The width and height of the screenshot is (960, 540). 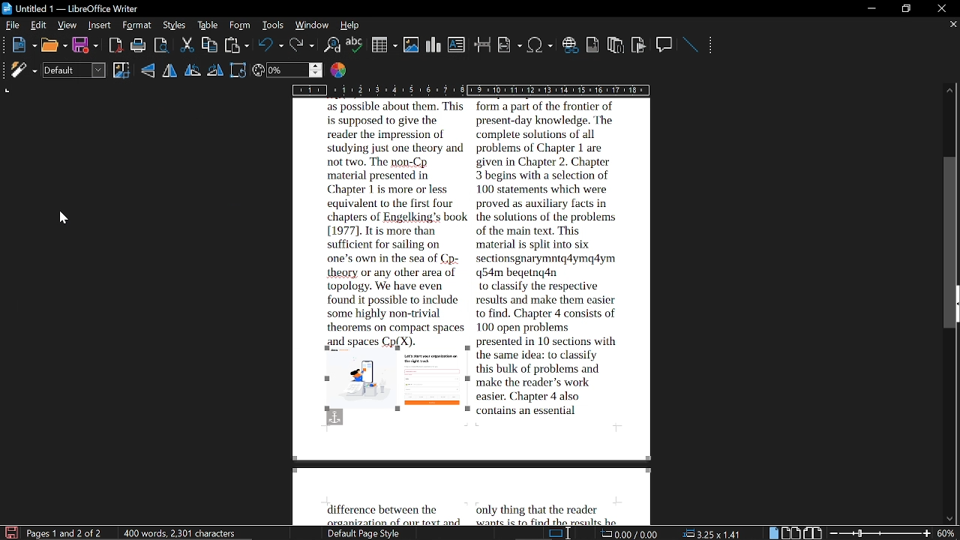 I want to click on transparency, so click(x=286, y=70).